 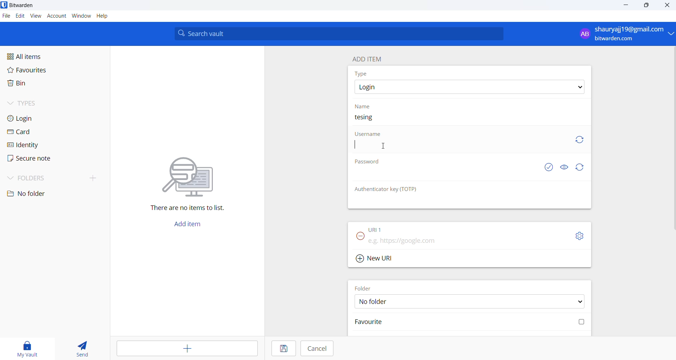 I want to click on type, so click(x=363, y=74).